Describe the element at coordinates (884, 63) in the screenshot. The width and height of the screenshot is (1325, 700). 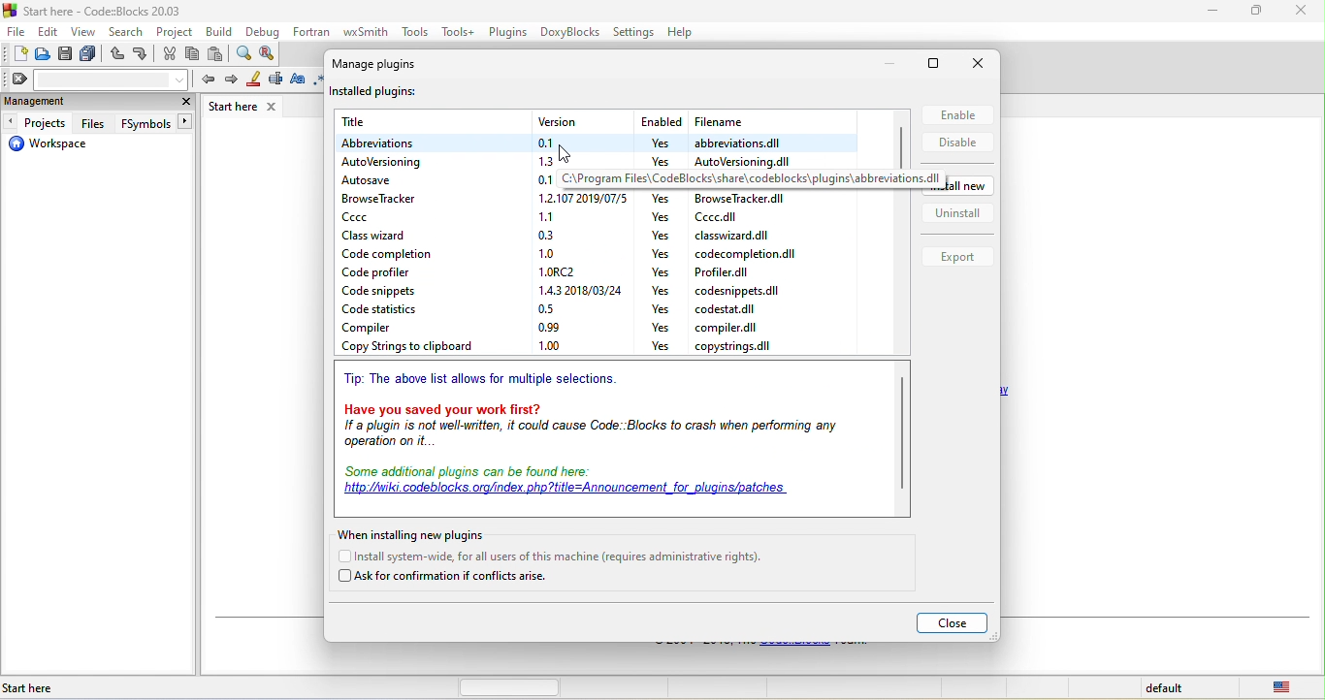
I see `minimize` at that location.